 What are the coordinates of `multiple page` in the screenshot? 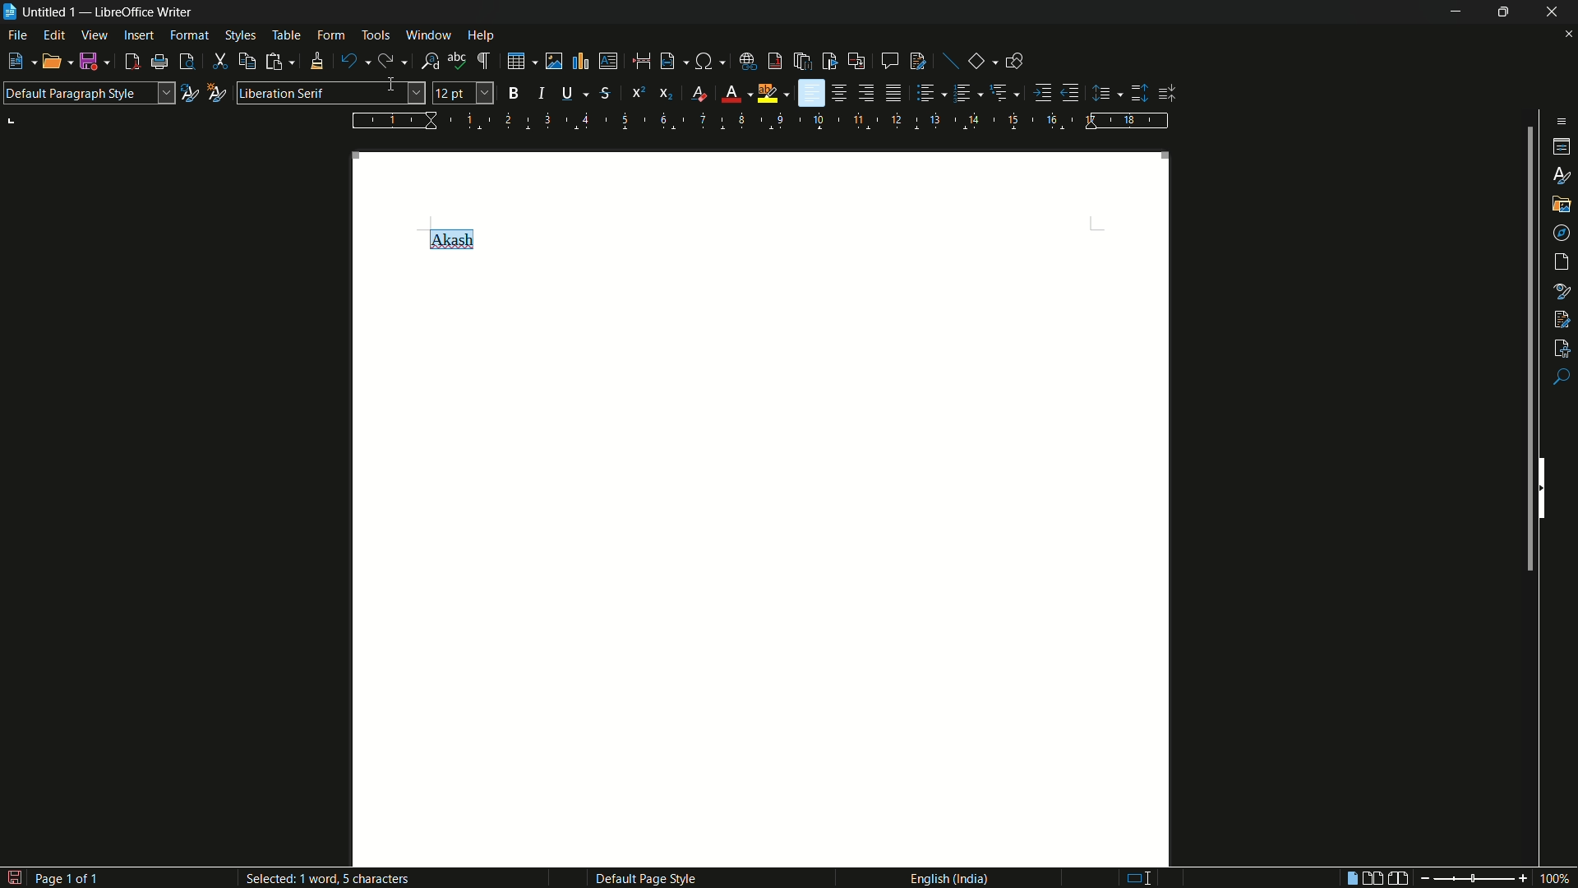 It's located at (1373, 878).